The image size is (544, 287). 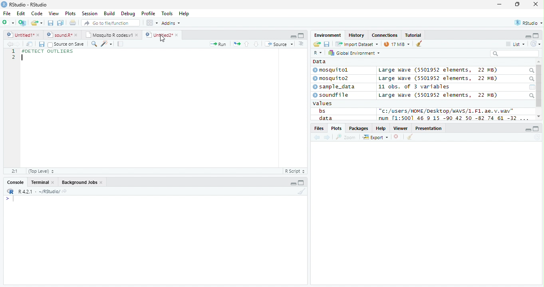 I want to click on scroll up, so click(x=539, y=62).